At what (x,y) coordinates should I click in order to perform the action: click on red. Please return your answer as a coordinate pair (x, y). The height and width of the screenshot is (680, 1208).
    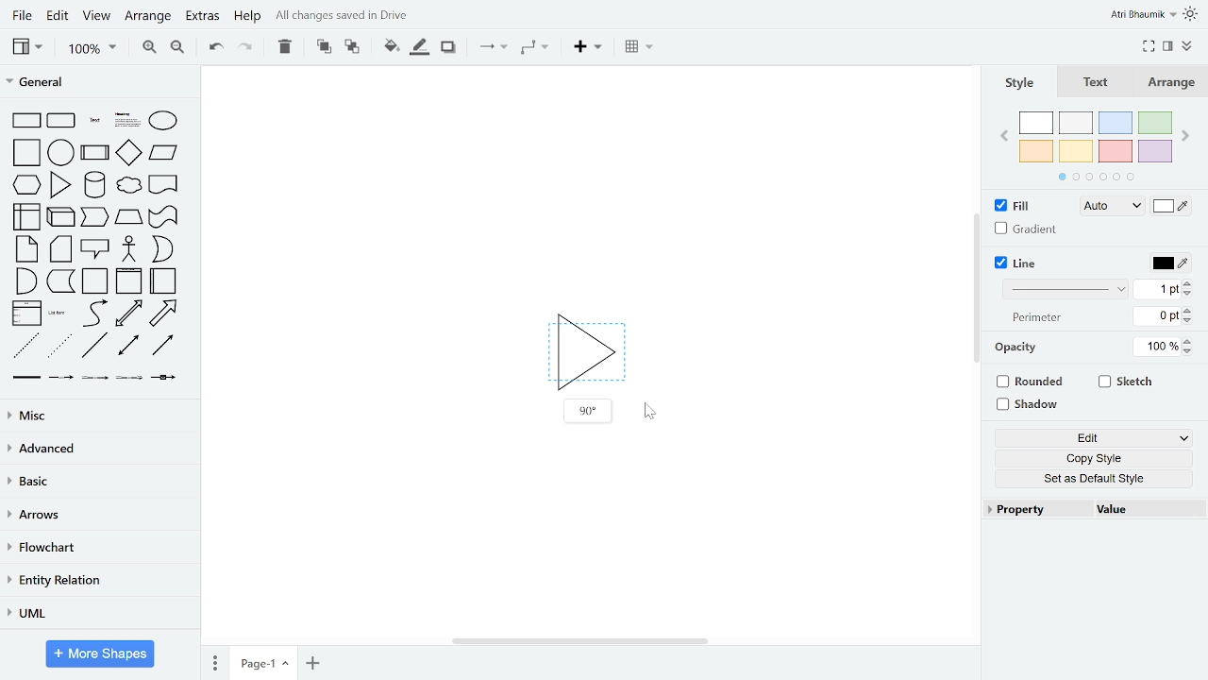
    Looking at the image, I should click on (1115, 152).